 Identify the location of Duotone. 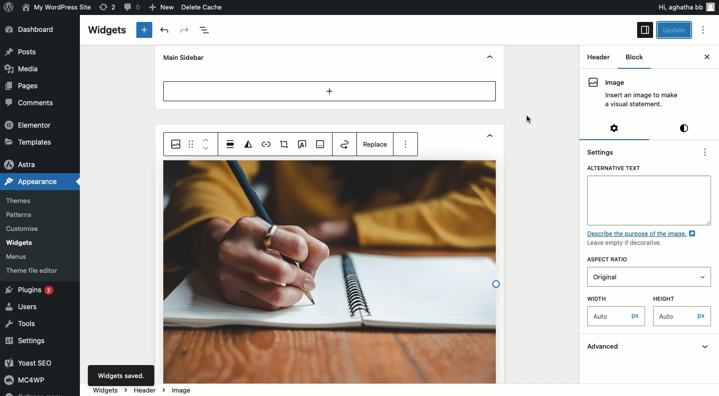
(250, 145).